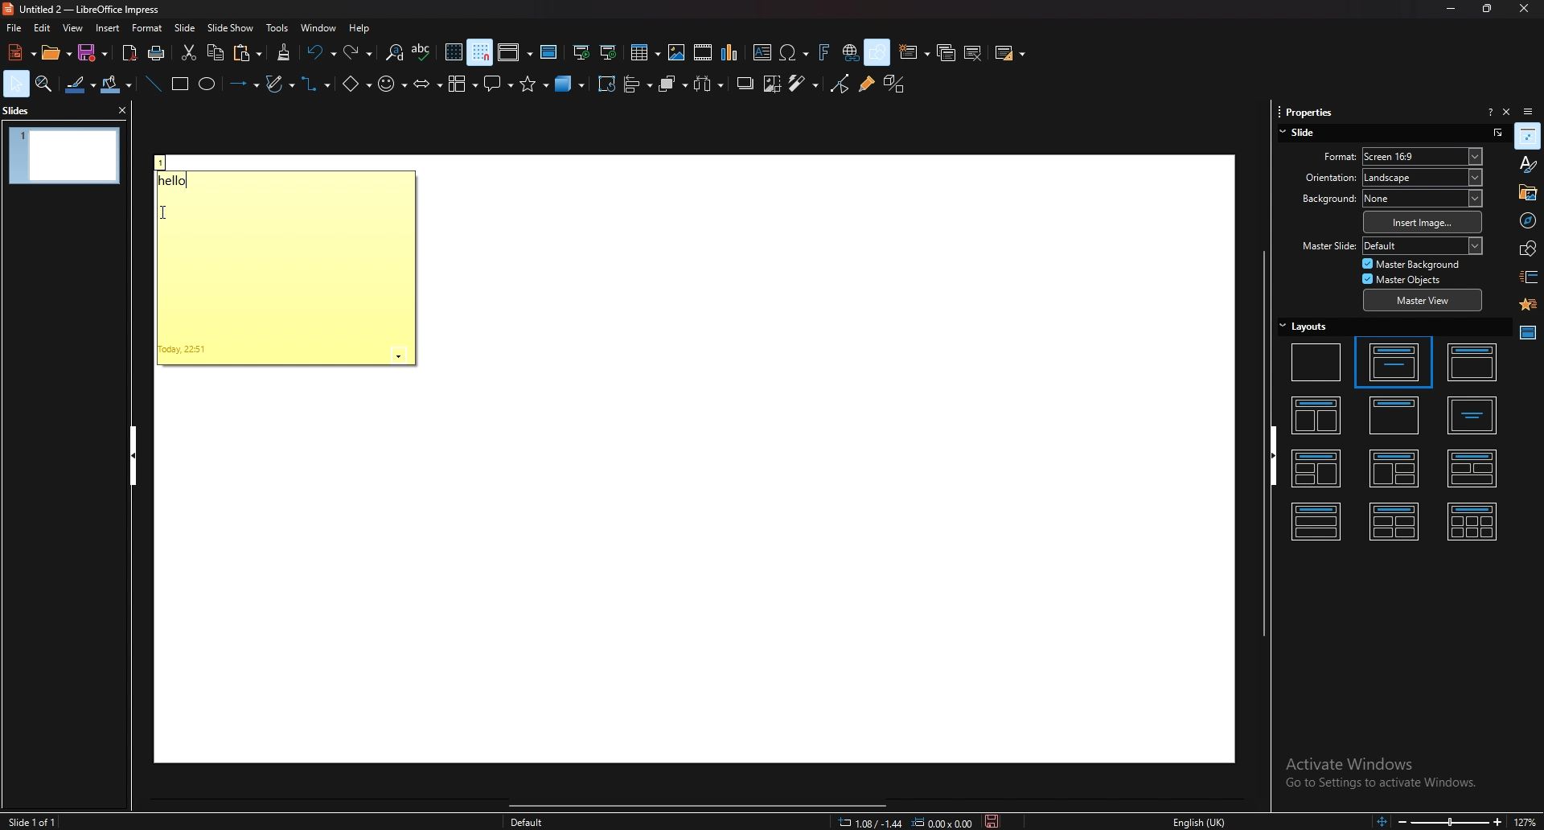  I want to click on insert fontwork text, so click(824, 52).